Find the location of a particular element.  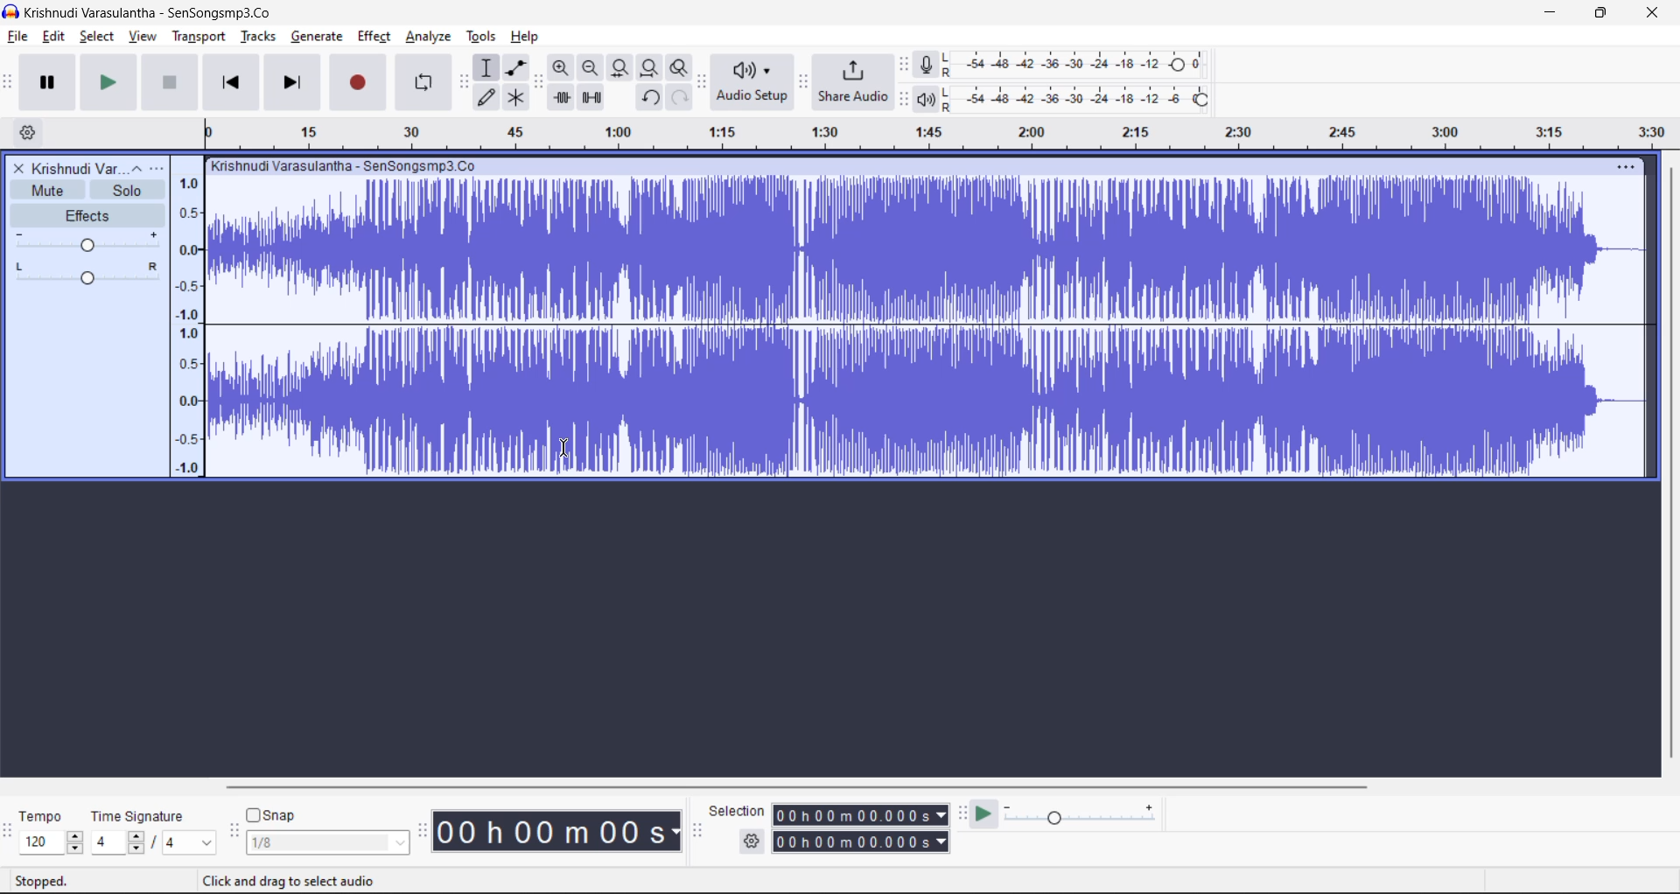

record meter is located at coordinates (933, 65).